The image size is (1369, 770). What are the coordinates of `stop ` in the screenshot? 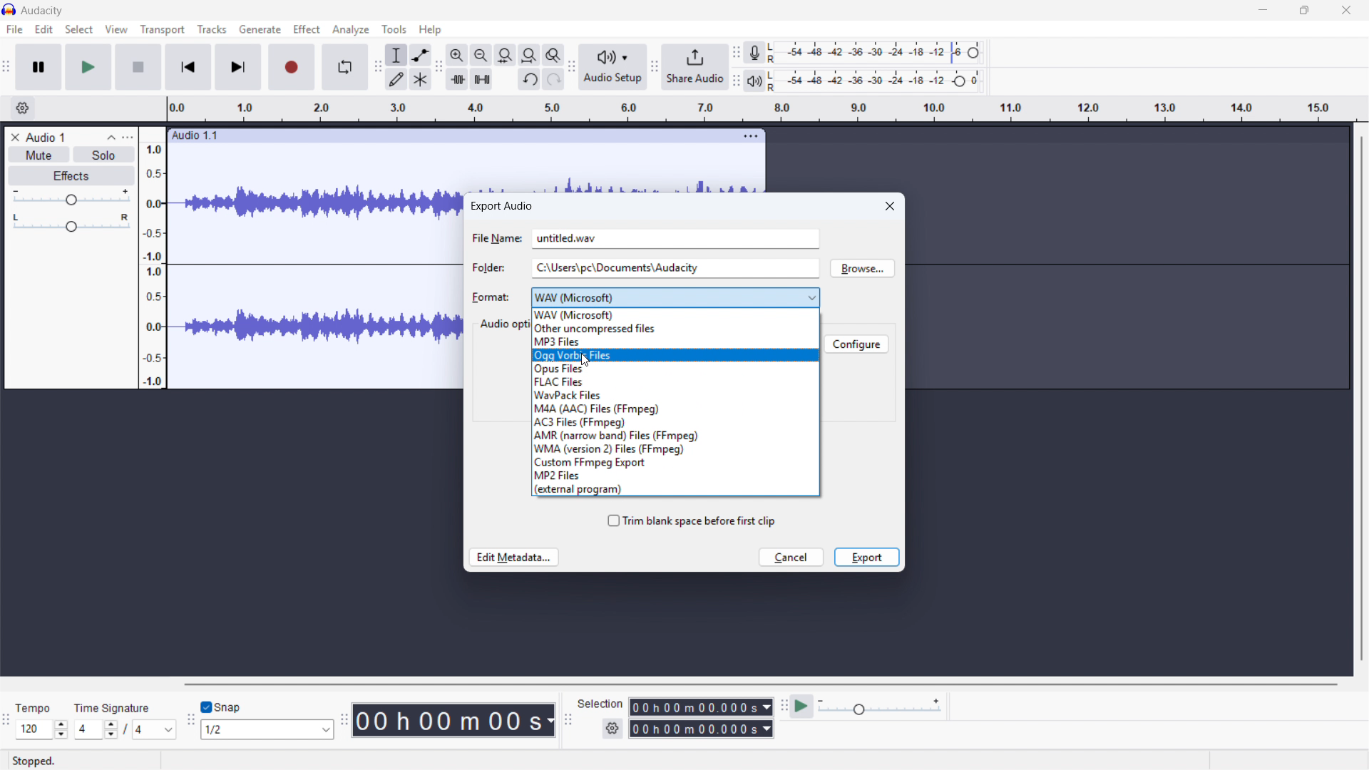 It's located at (138, 67).